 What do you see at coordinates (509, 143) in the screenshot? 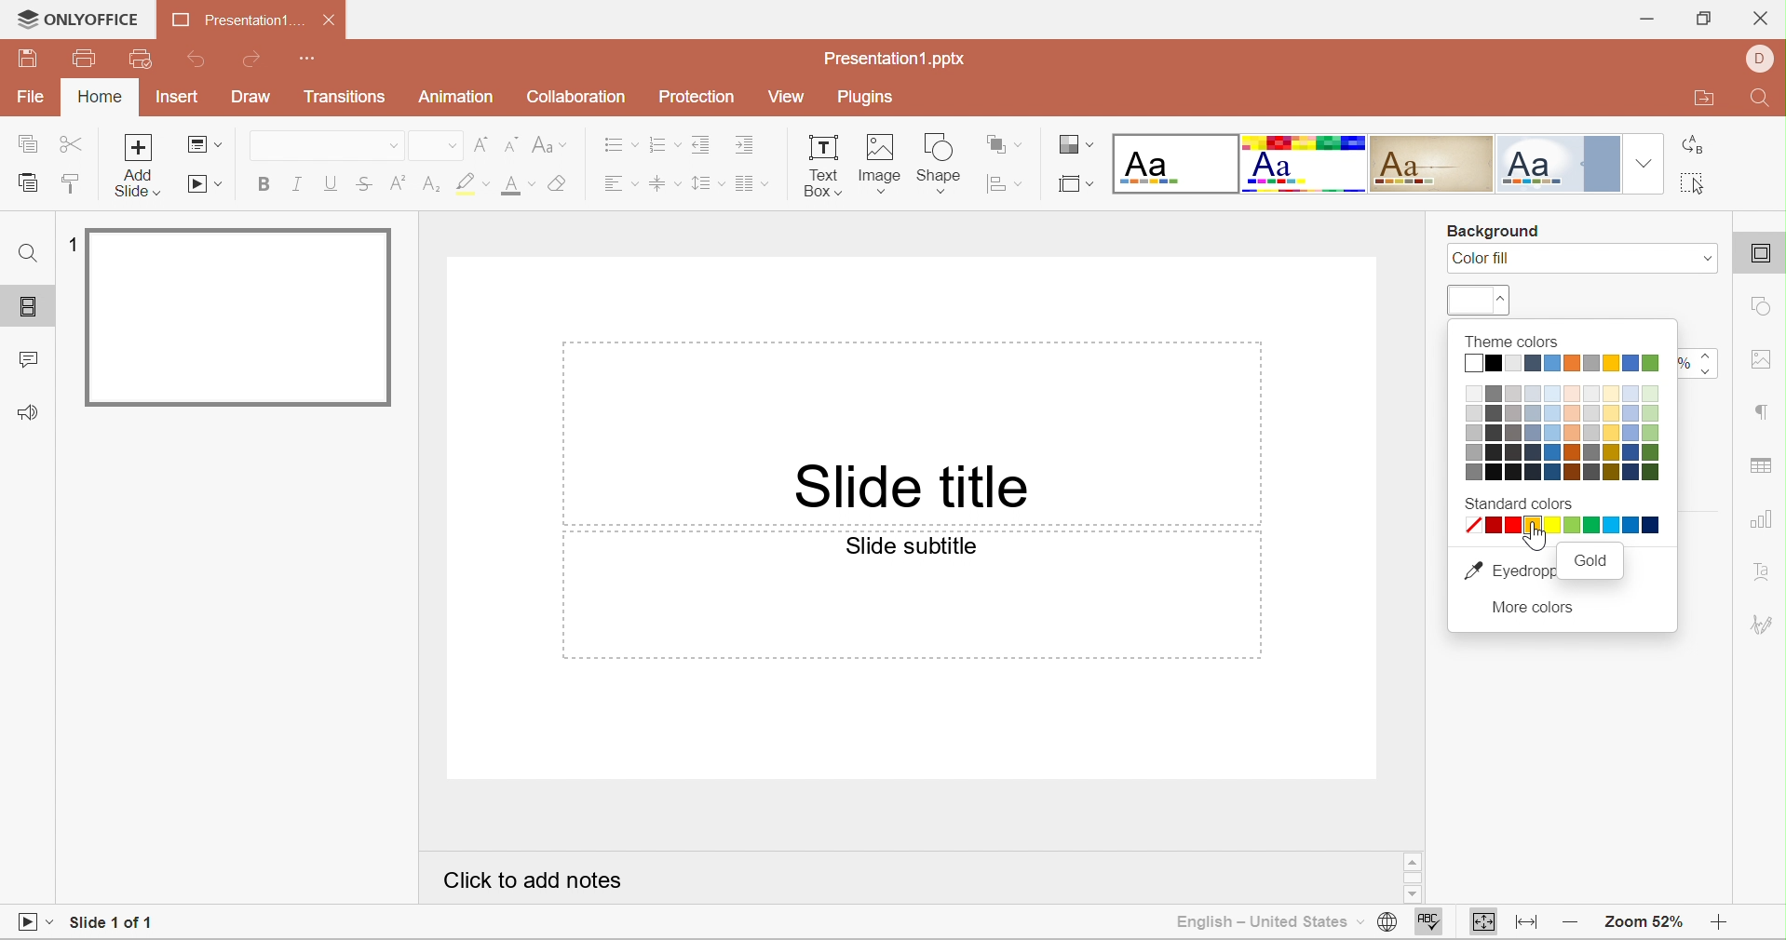
I see `Decrement font size` at bounding box center [509, 143].